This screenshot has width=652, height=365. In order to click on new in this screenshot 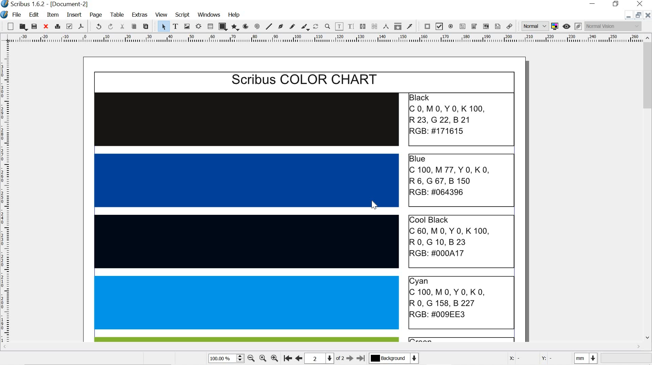, I will do `click(8, 26)`.